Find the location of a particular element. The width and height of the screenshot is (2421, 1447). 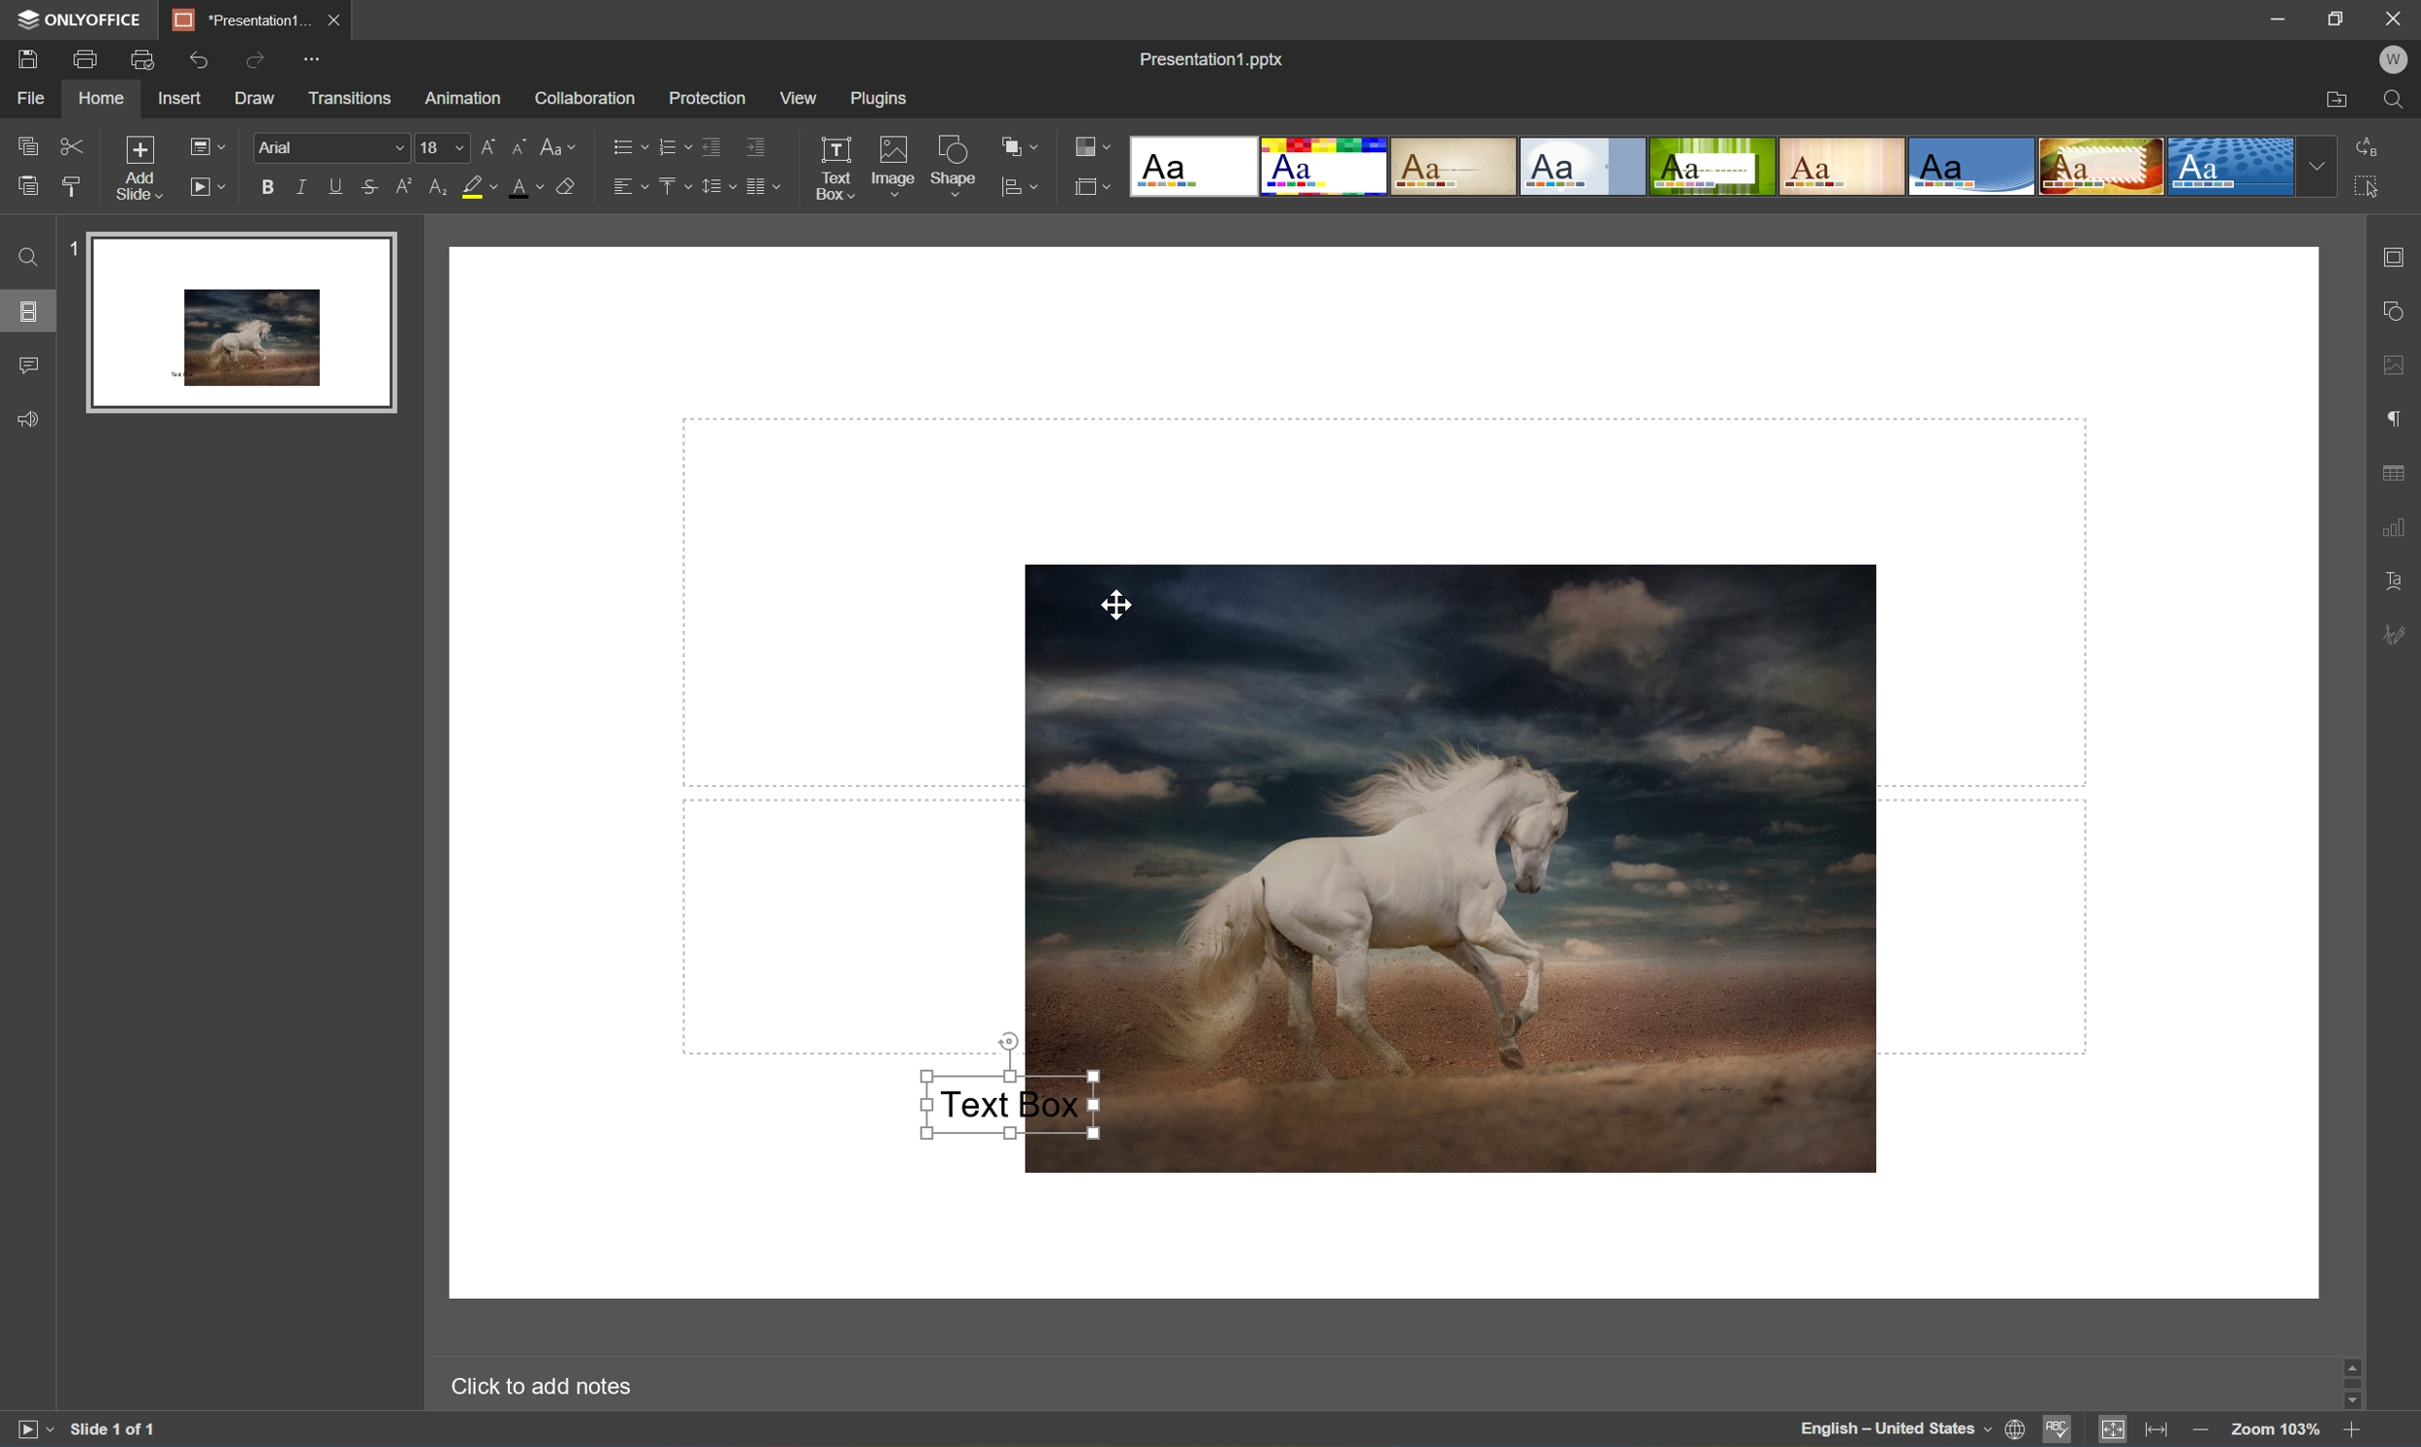

Restore Down is located at coordinates (2336, 16).